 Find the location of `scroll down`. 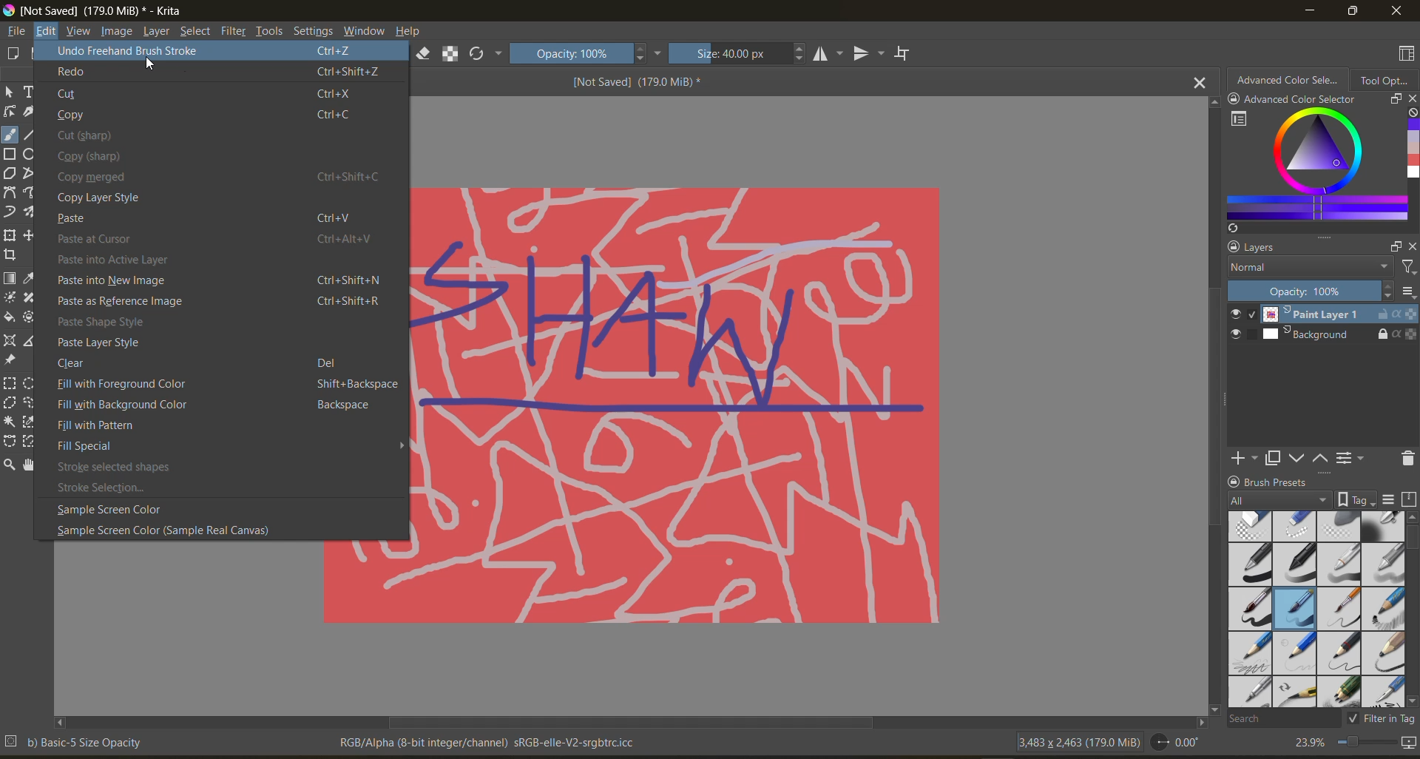

scroll down is located at coordinates (1215, 709).